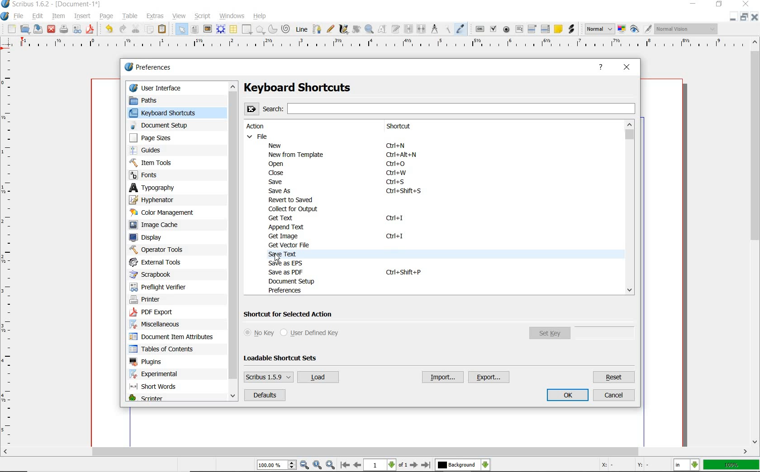 Image resolution: width=760 pixels, height=472 pixels. I want to click on zoom factor, so click(731, 465).